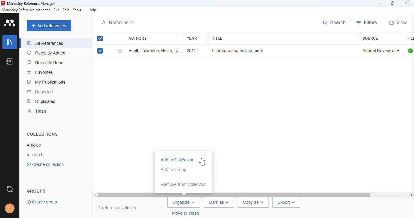 Image resolution: width=414 pixels, height=218 pixels. Describe the element at coordinates (286, 203) in the screenshot. I see `export` at that location.